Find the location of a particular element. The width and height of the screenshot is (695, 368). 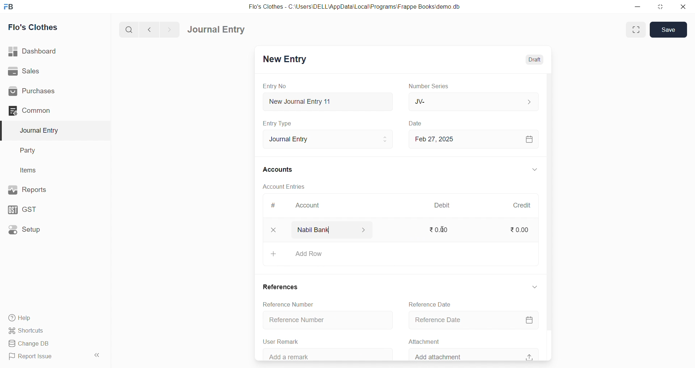

minimize is located at coordinates (636, 6).